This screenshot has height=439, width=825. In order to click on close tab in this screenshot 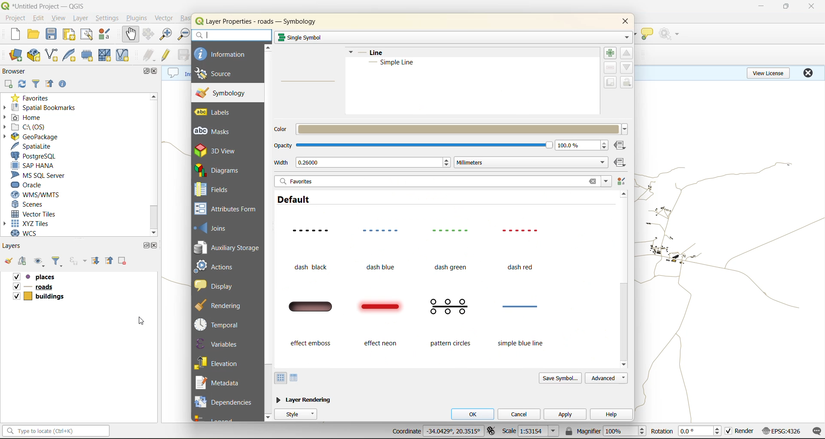, I will do `click(626, 24)`.